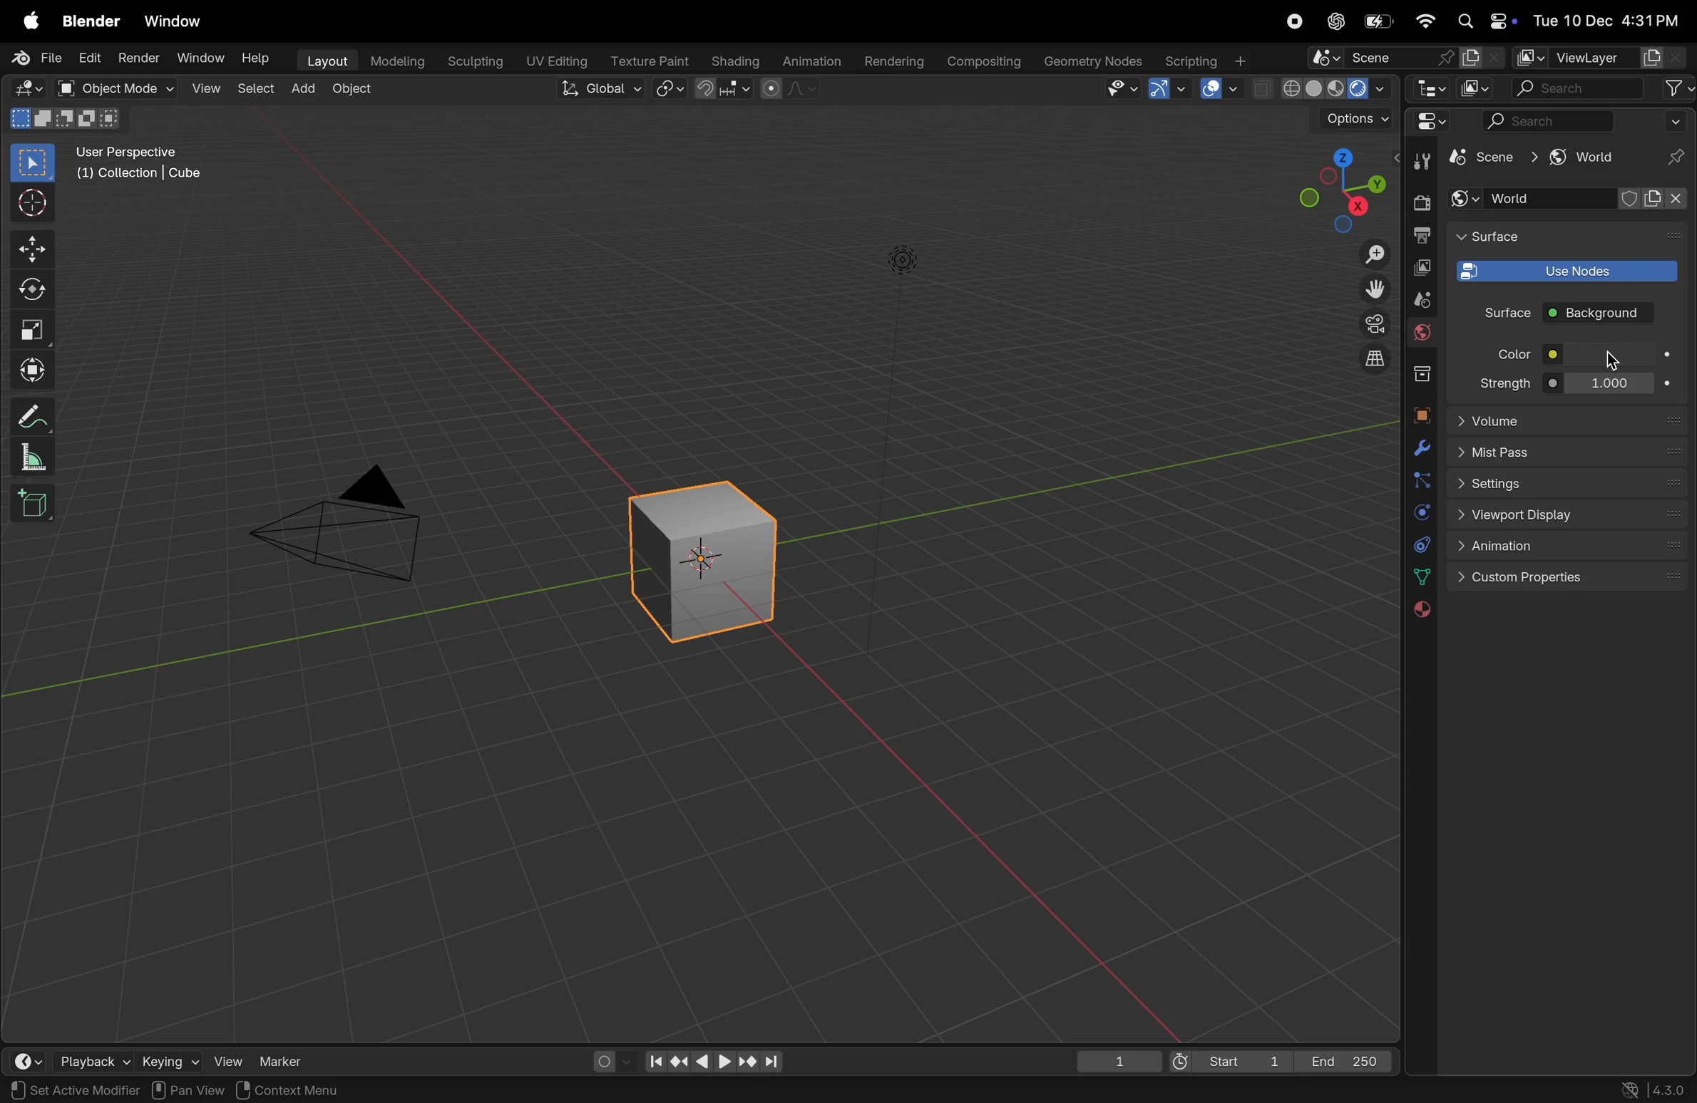  I want to click on Modelling, so click(391, 61).